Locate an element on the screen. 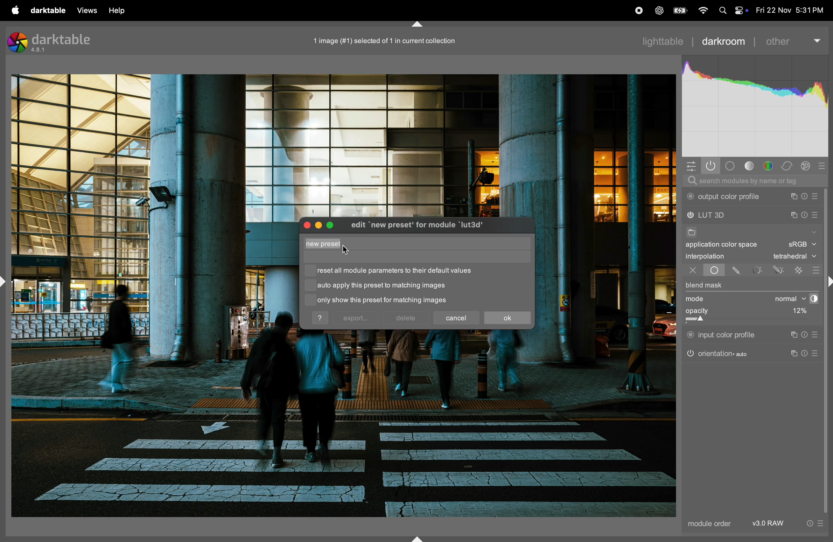 The image size is (833, 542). edit new presets is located at coordinates (426, 226).